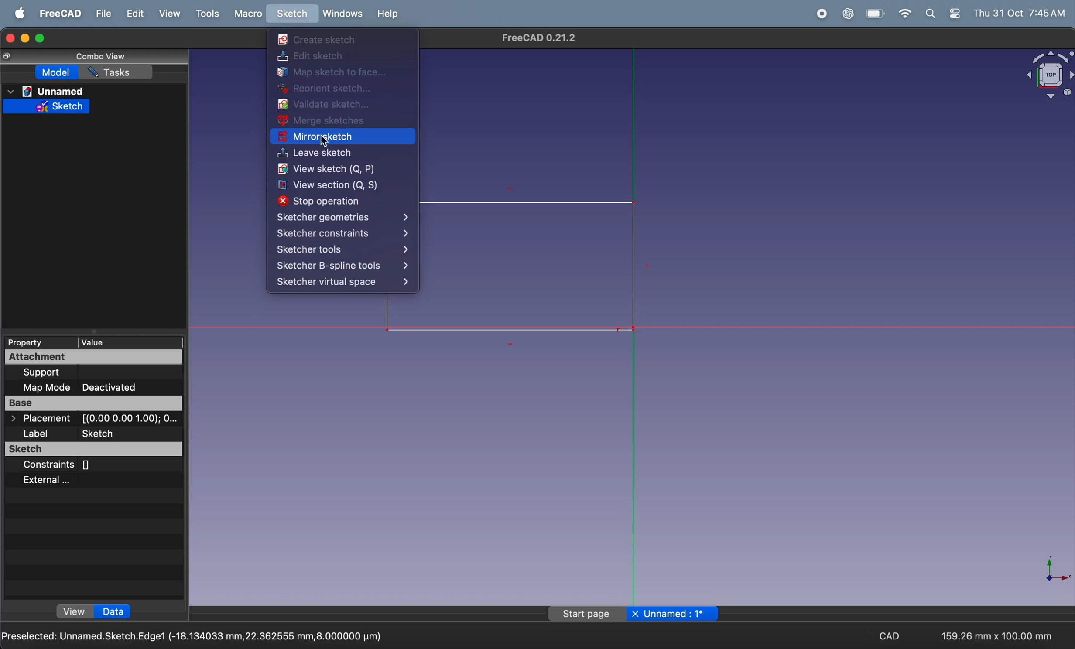 This screenshot has height=649, width=1075. I want to click on apple widgets, so click(942, 14).